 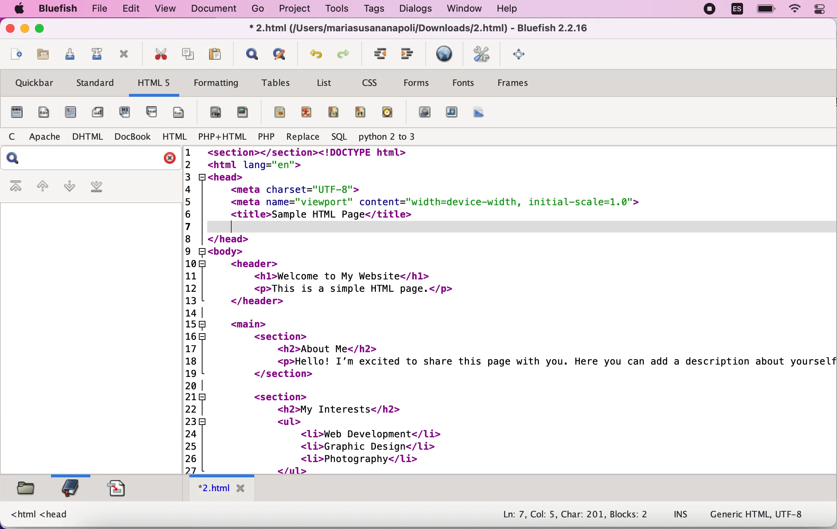 What do you see at coordinates (738, 9) in the screenshot?
I see `language` at bounding box center [738, 9].